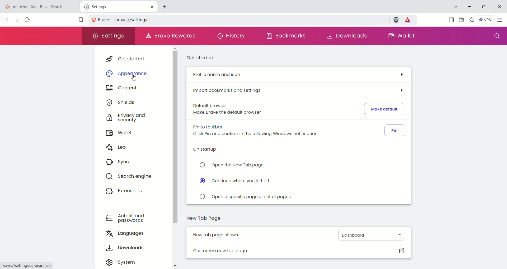  I want to click on bookmarks, so click(286, 37).